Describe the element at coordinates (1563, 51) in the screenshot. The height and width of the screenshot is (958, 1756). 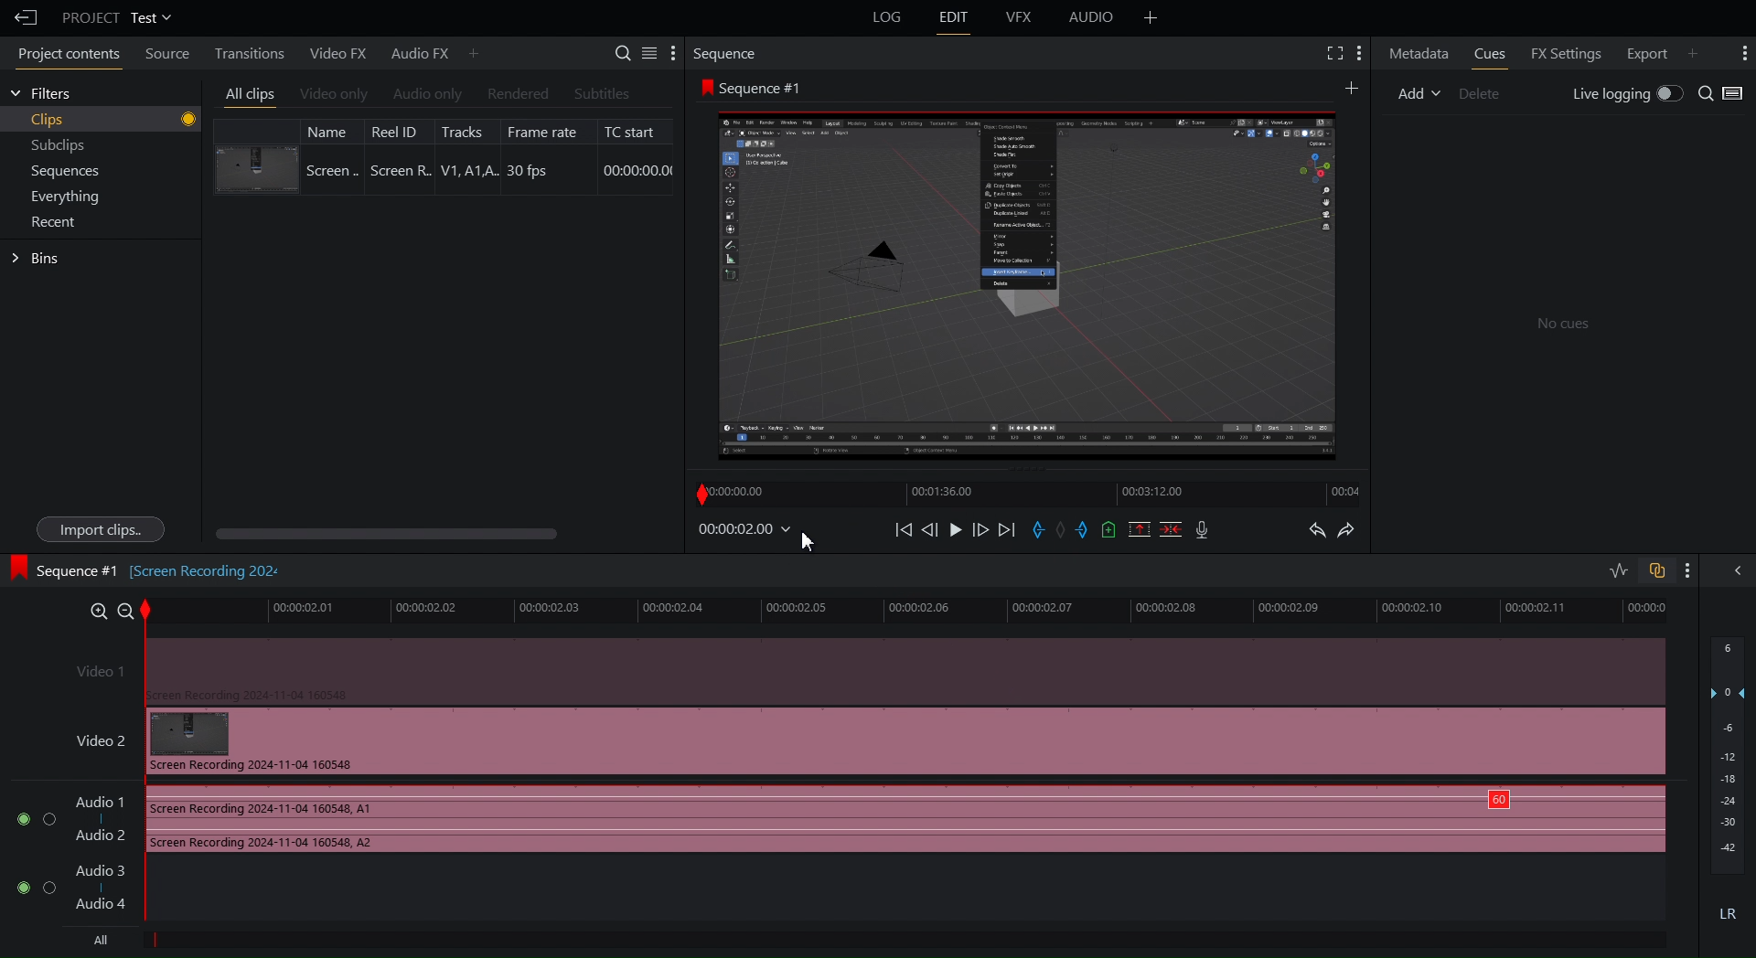
I see `FX Settings` at that location.